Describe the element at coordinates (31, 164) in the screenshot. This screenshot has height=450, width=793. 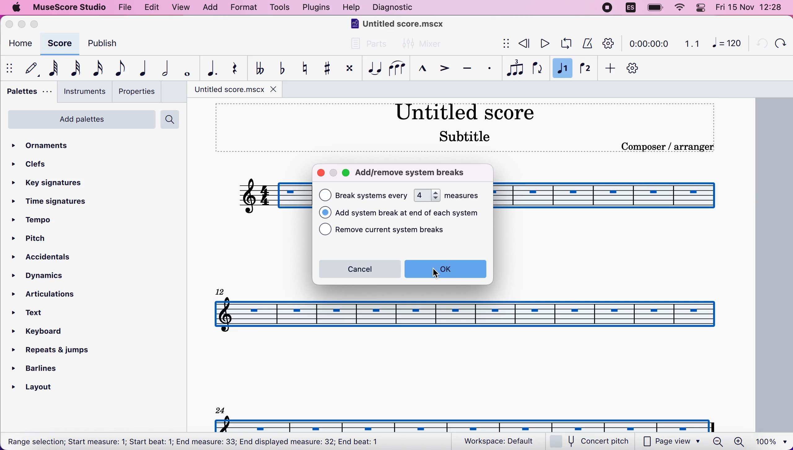
I see `clefs` at that location.